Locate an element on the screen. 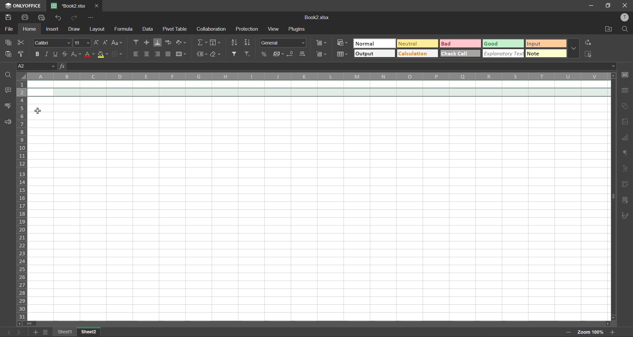  paragraph is located at coordinates (626, 152).